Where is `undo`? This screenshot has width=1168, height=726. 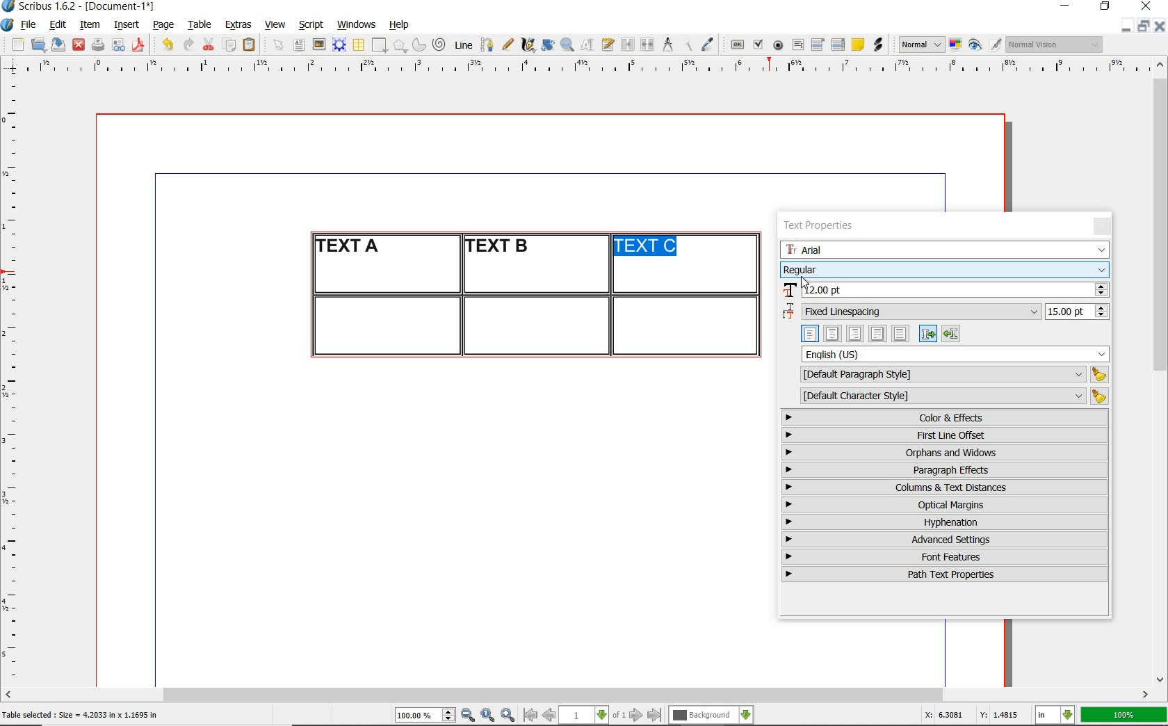 undo is located at coordinates (167, 45).